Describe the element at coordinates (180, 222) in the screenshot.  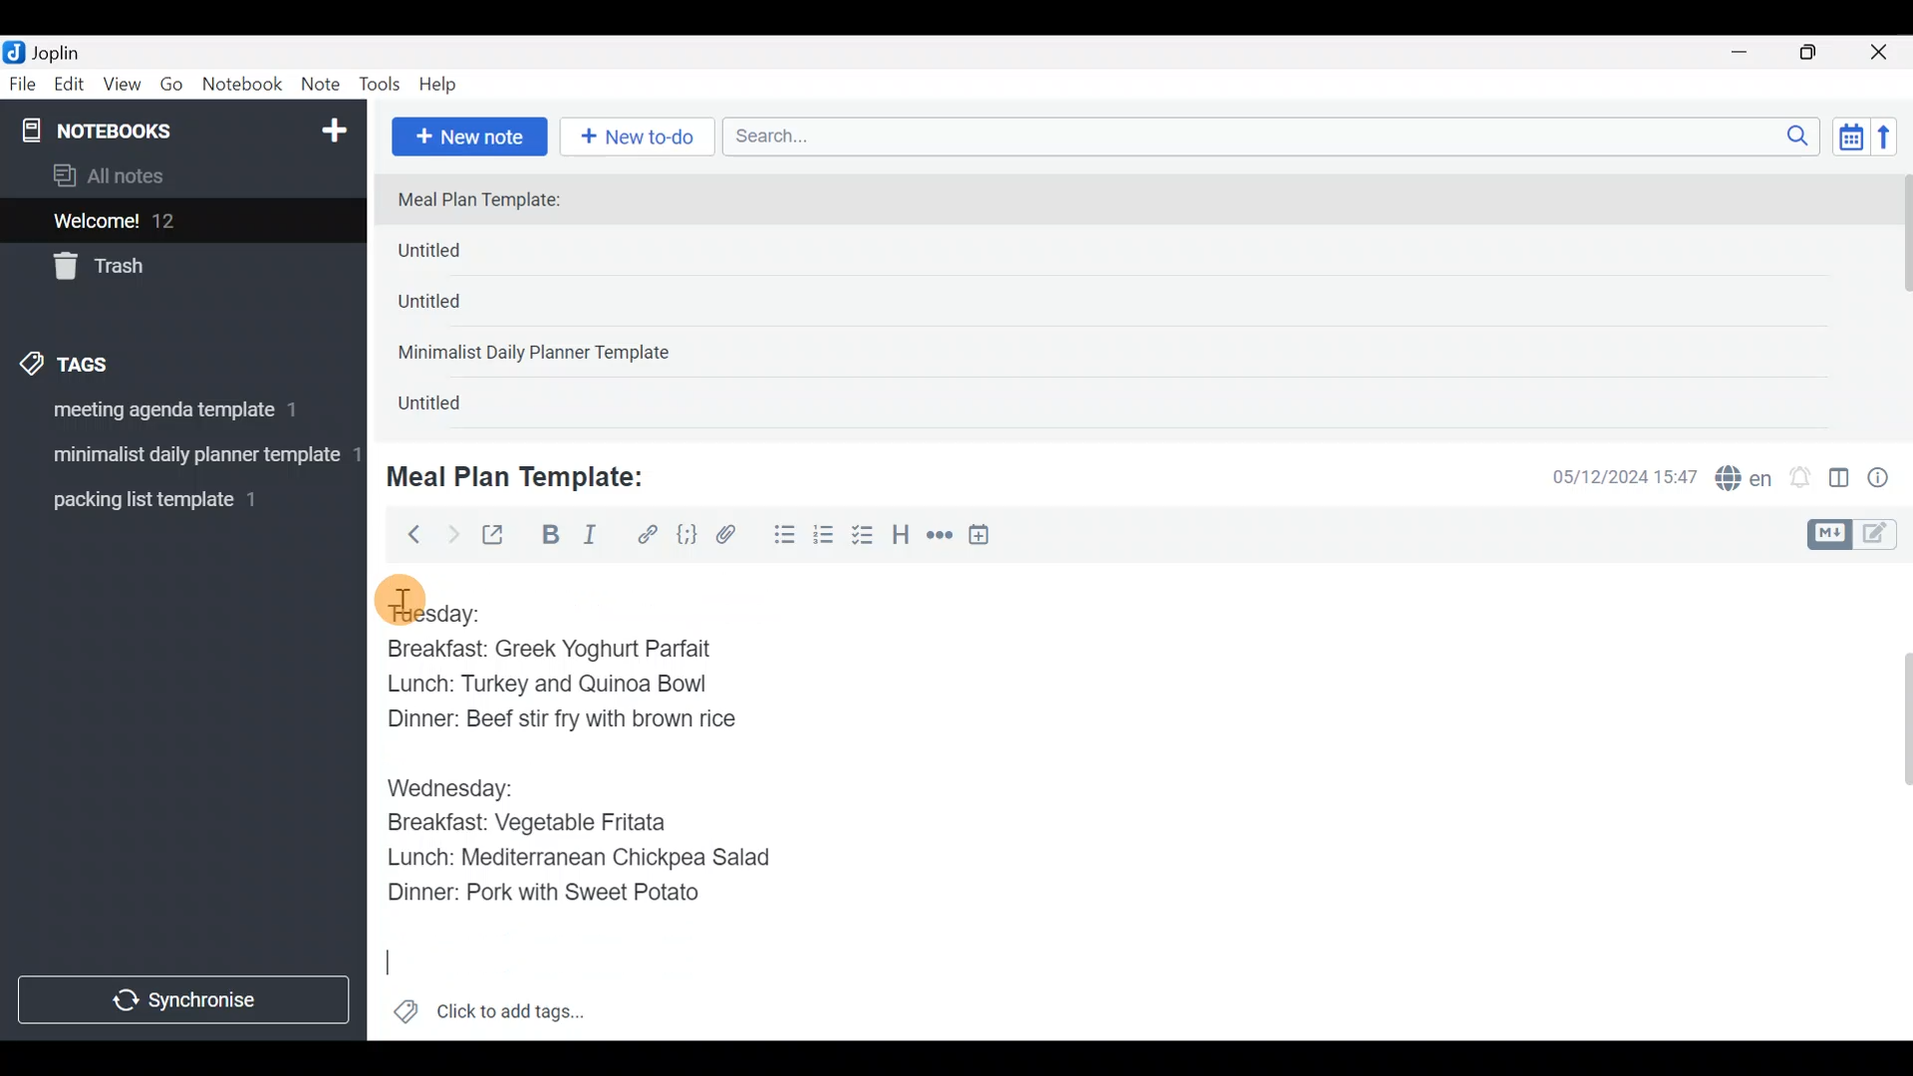
I see `Welcome!` at that location.